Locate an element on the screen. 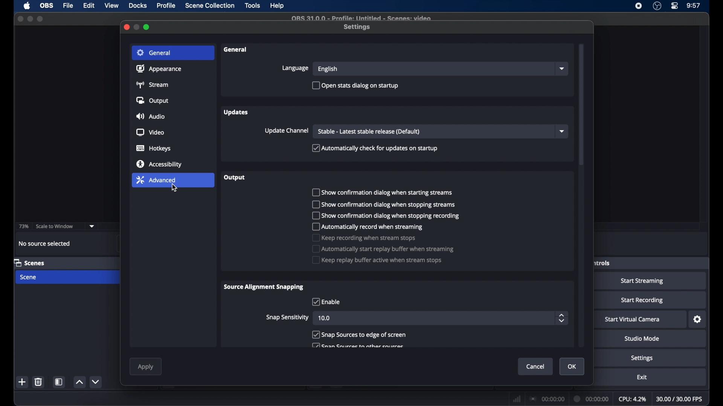  dropdown is located at coordinates (92, 226).